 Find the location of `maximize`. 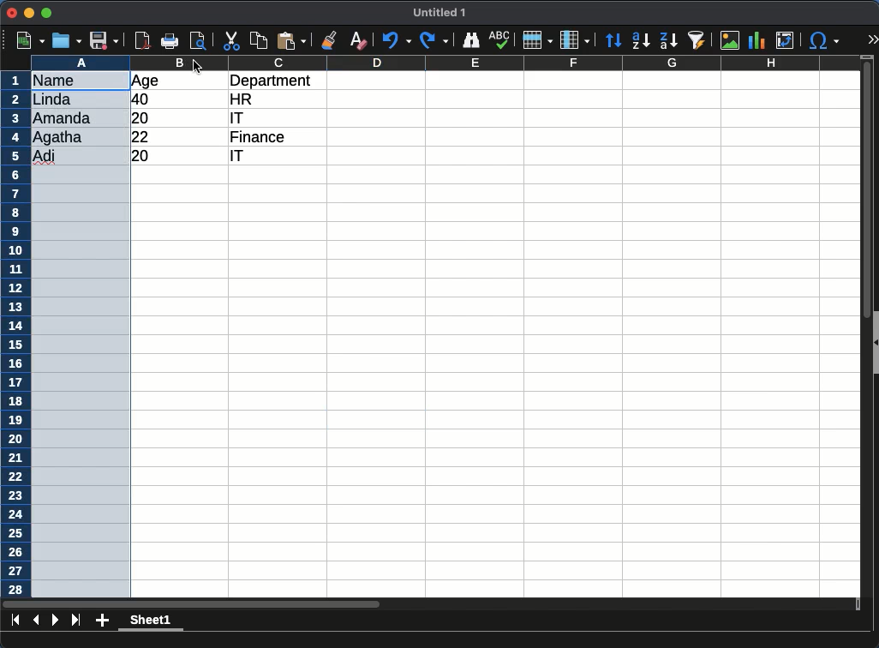

maximize is located at coordinates (48, 12).